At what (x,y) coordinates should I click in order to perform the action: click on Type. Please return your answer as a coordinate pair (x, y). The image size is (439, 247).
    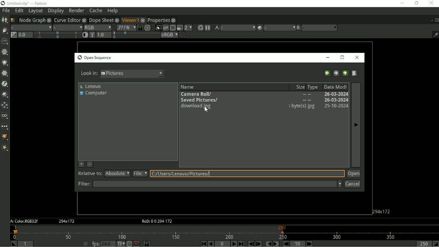
    Looking at the image, I should click on (313, 87).